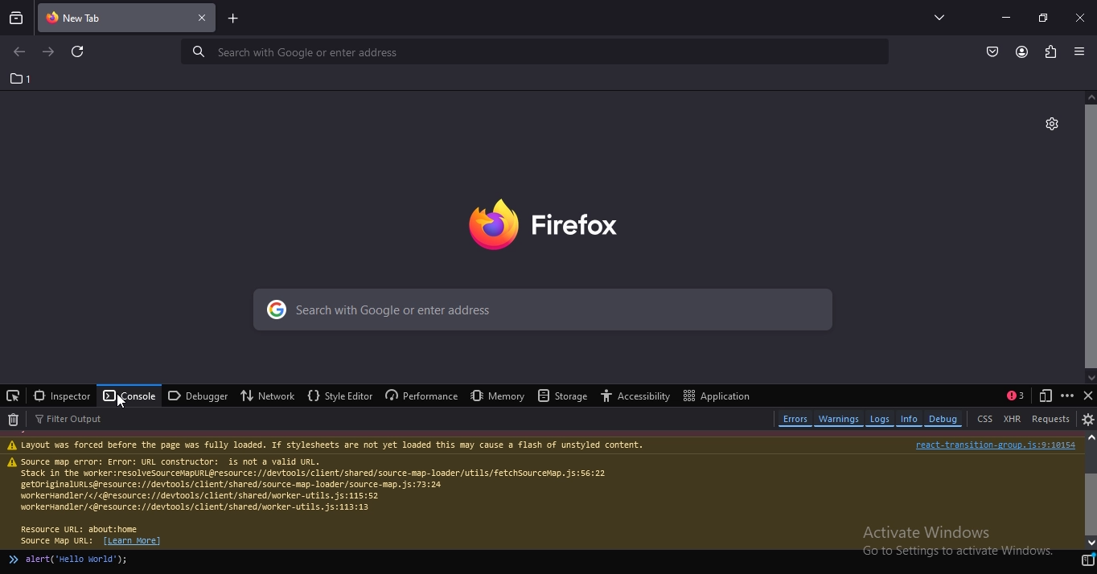  Describe the element at coordinates (202, 18) in the screenshot. I see `close` at that location.